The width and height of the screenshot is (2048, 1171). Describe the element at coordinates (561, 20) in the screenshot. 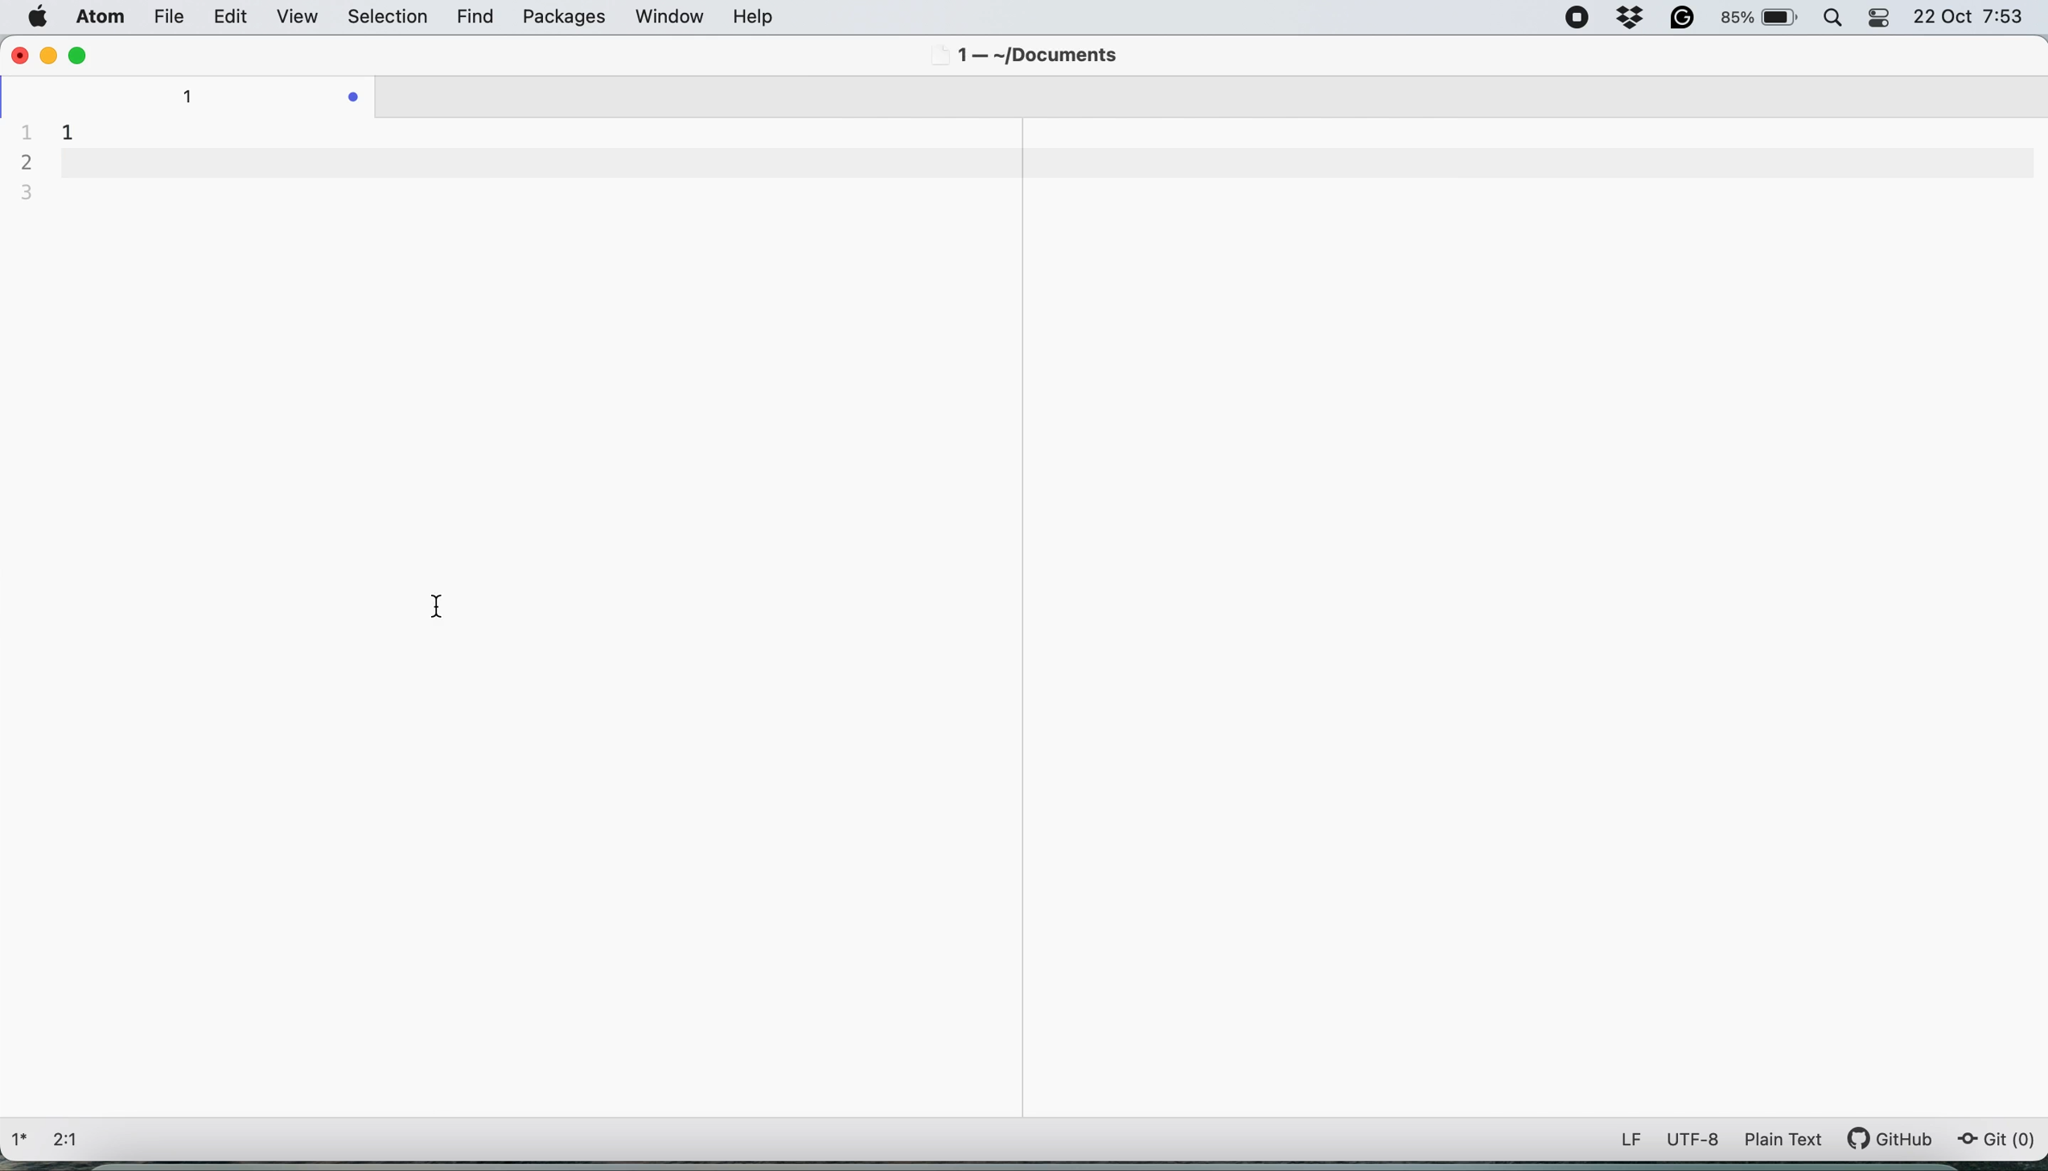

I see `packages` at that location.